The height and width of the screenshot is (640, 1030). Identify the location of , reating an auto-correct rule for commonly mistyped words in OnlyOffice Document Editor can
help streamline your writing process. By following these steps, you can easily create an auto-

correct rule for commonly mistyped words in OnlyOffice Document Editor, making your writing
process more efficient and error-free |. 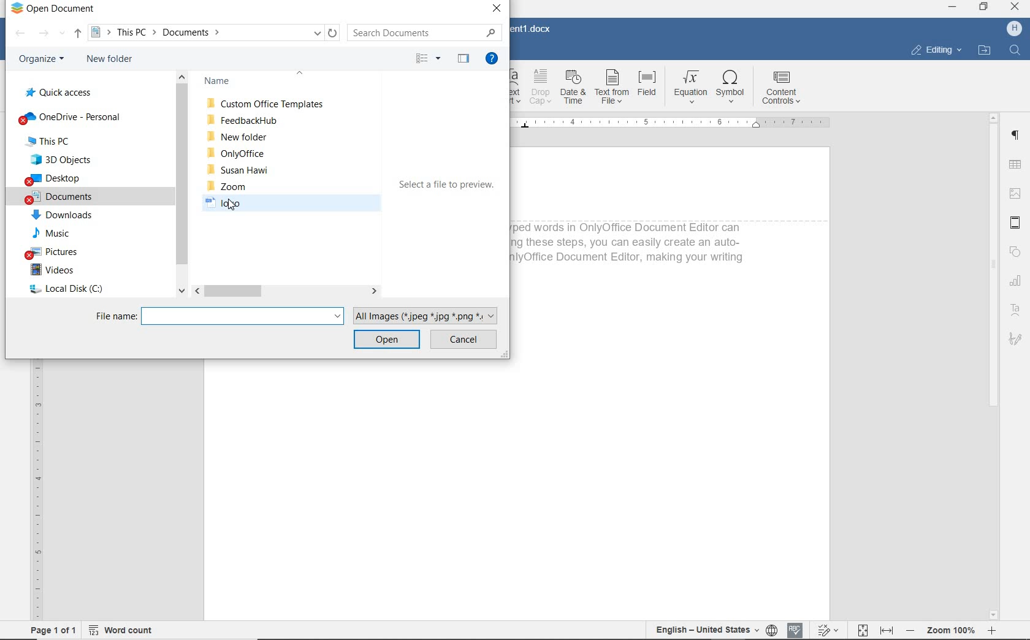
(631, 249).